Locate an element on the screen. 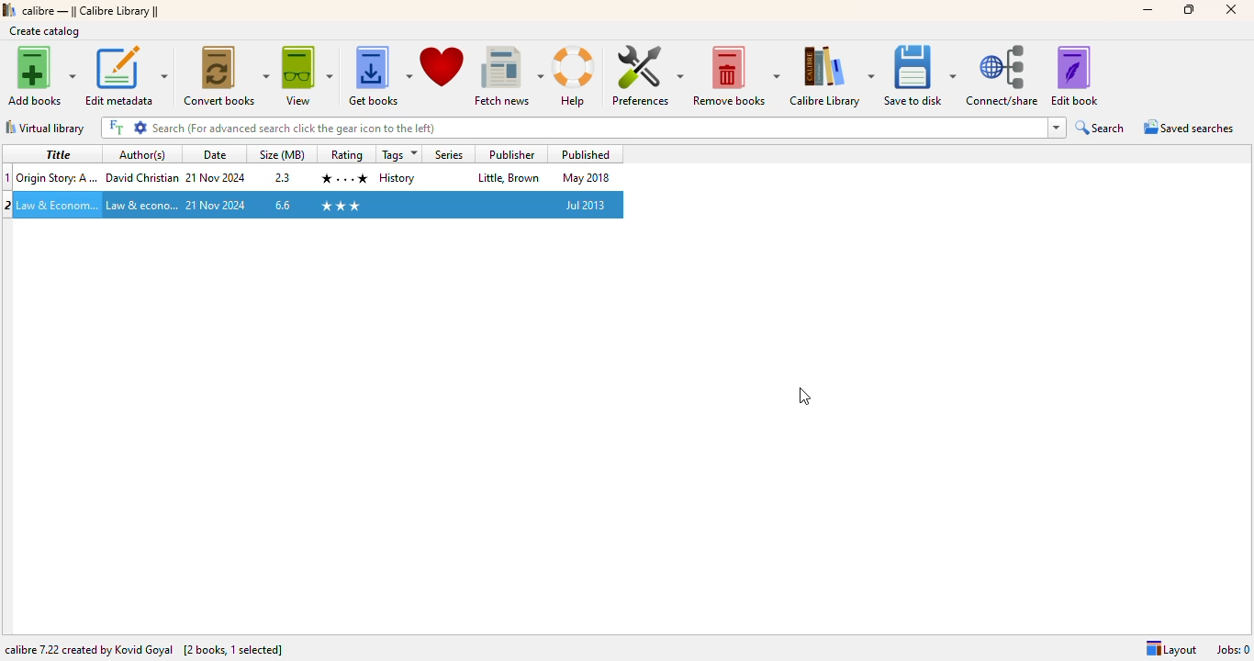  date is located at coordinates (217, 178).